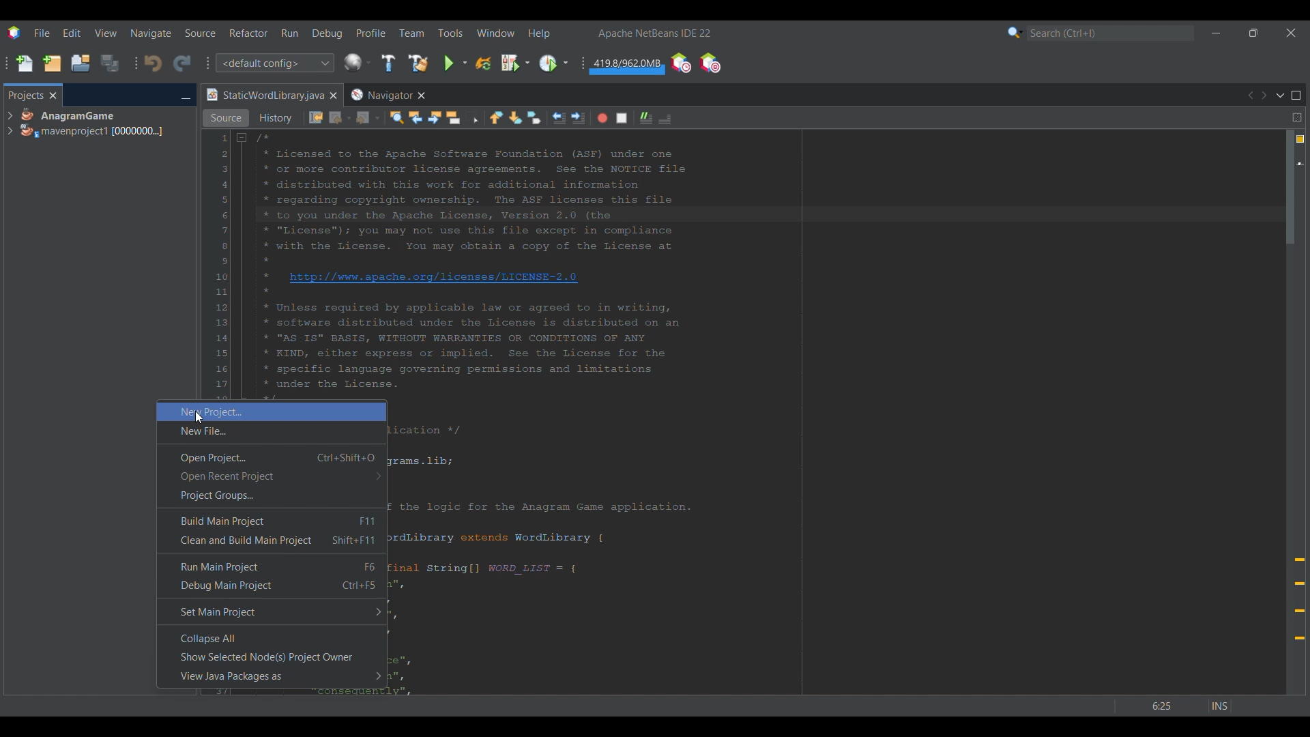  What do you see at coordinates (411, 33) in the screenshot?
I see `Team menu` at bounding box center [411, 33].